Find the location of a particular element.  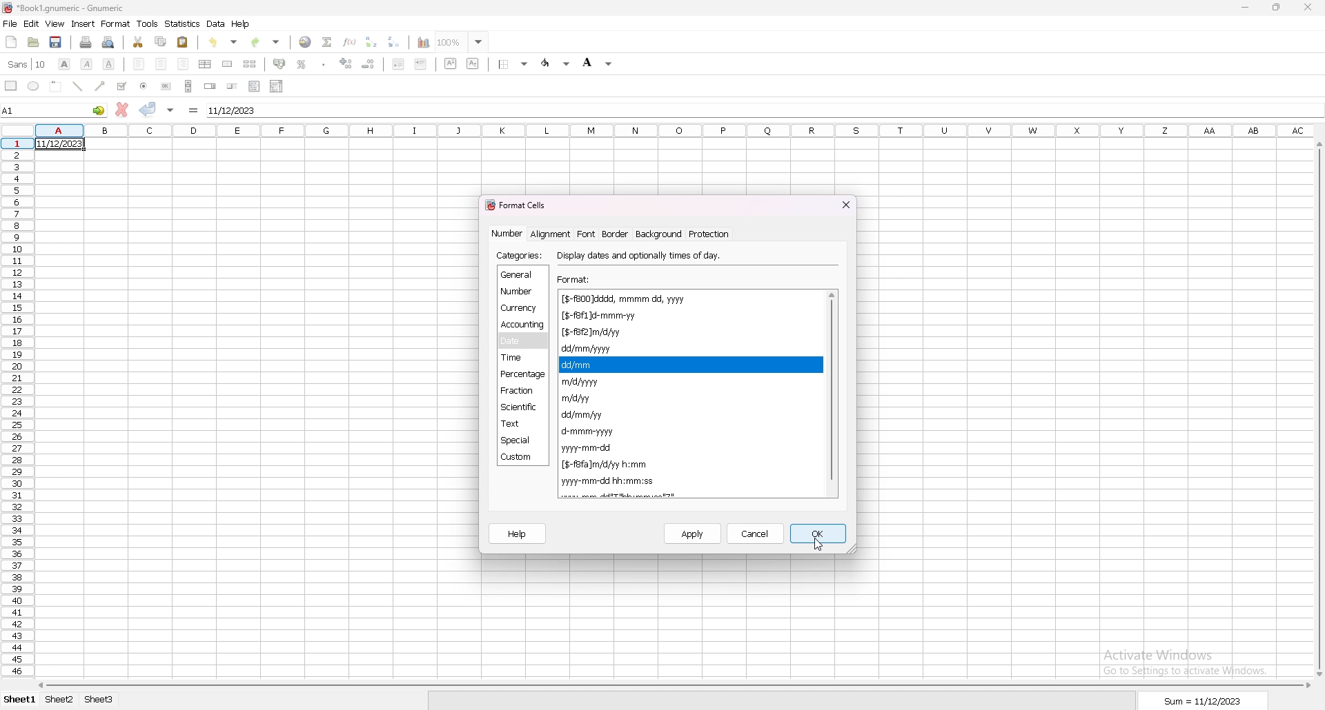

special is located at coordinates (521, 440).